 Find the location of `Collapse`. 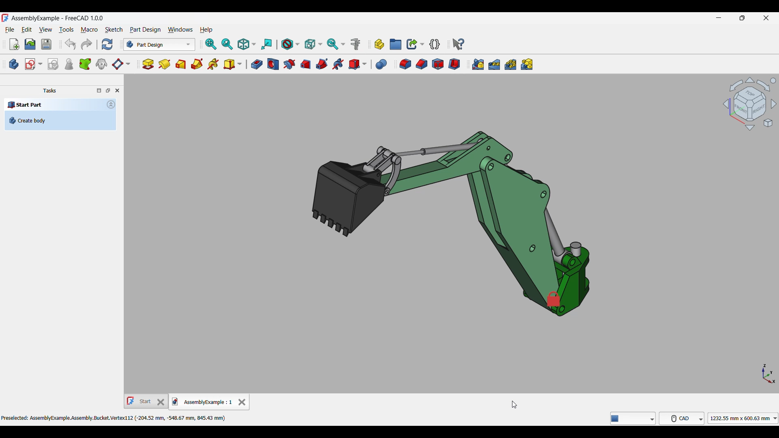

Collapse is located at coordinates (111, 104).